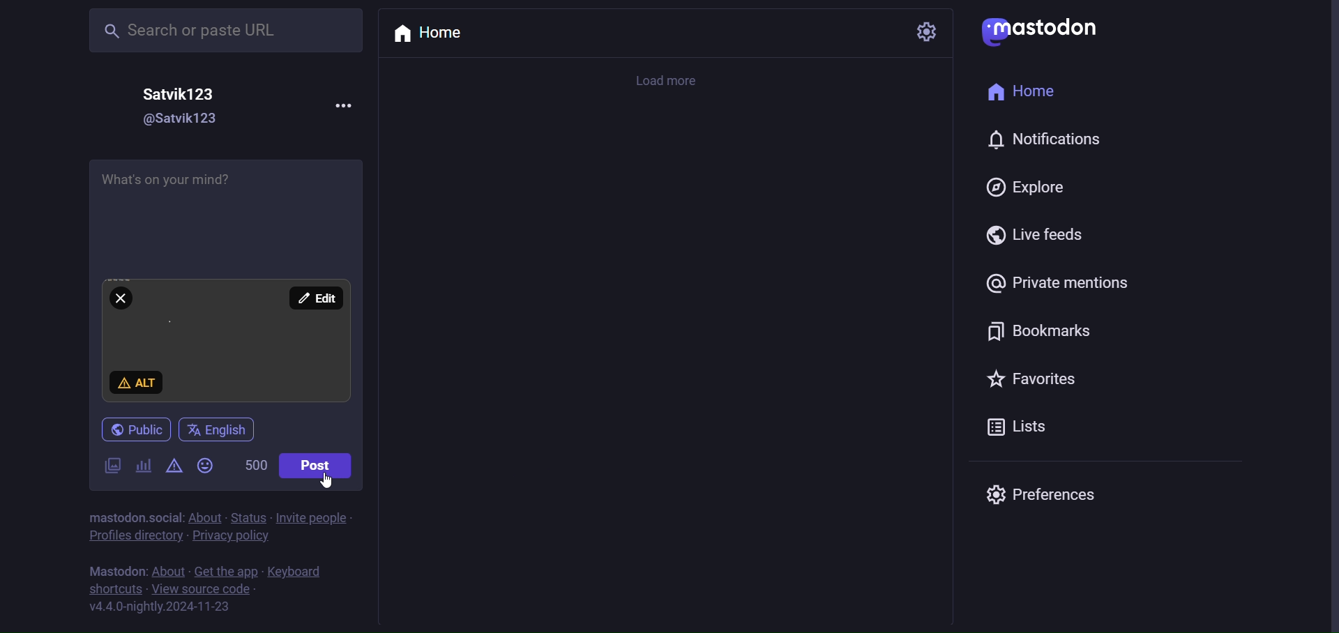  Describe the element at coordinates (114, 589) in the screenshot. I see `shortcut` at that location.